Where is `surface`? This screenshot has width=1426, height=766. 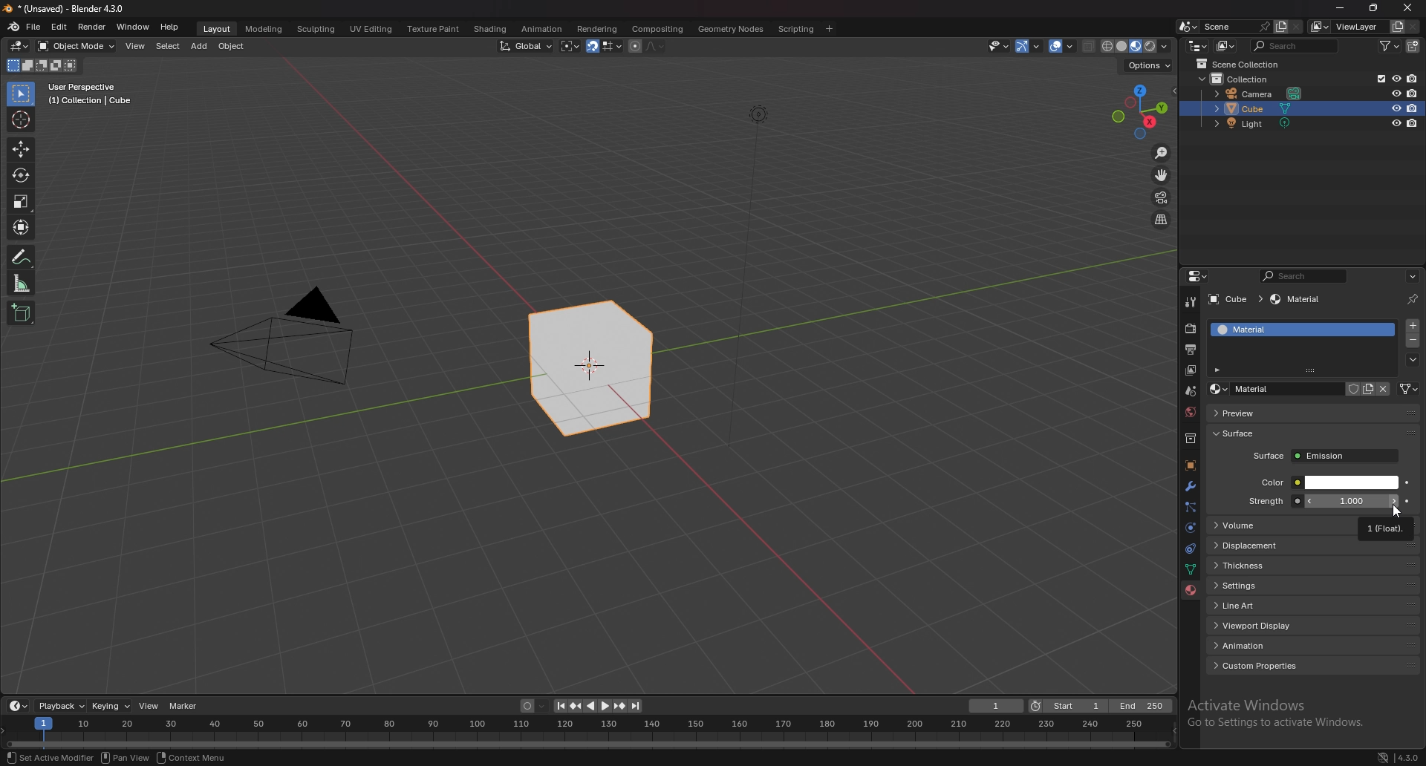
surface is located at coordinates (1325, 456).